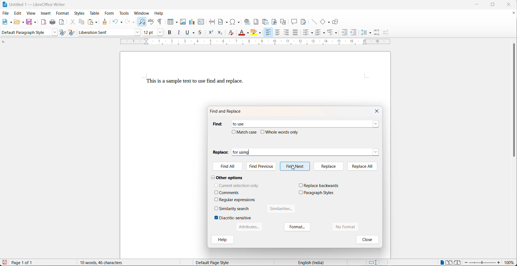  I want to click on copy, so click(82, 22).